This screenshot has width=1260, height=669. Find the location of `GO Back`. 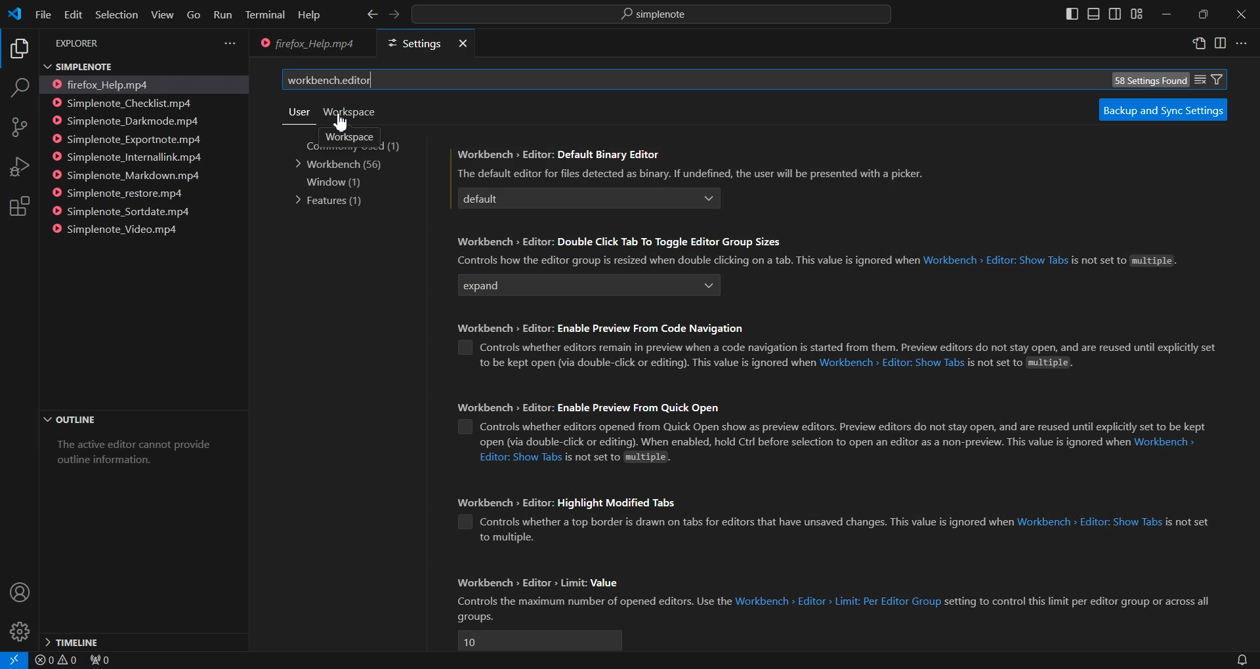

GO Back is located at coordinates (372, 14).